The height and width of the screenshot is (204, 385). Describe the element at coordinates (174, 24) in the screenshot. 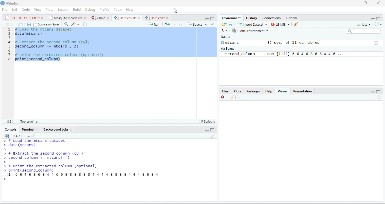

I see `go to previous section/chunk` at that location.